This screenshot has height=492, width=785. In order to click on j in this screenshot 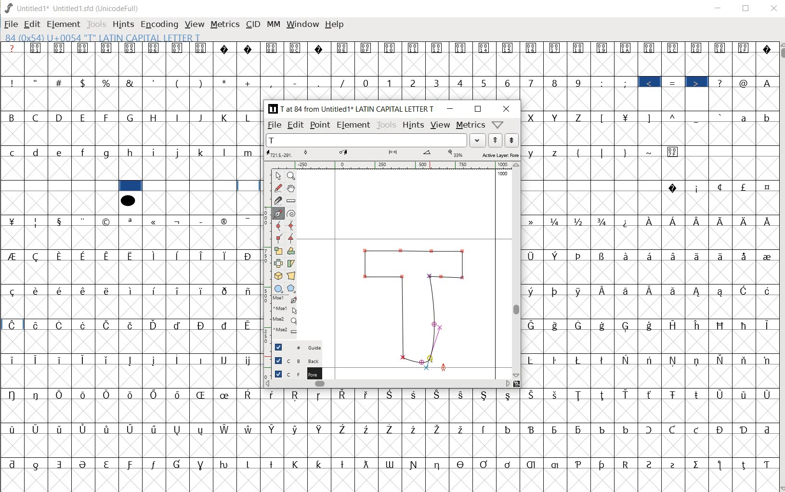, I will do `click(179, 152)`.